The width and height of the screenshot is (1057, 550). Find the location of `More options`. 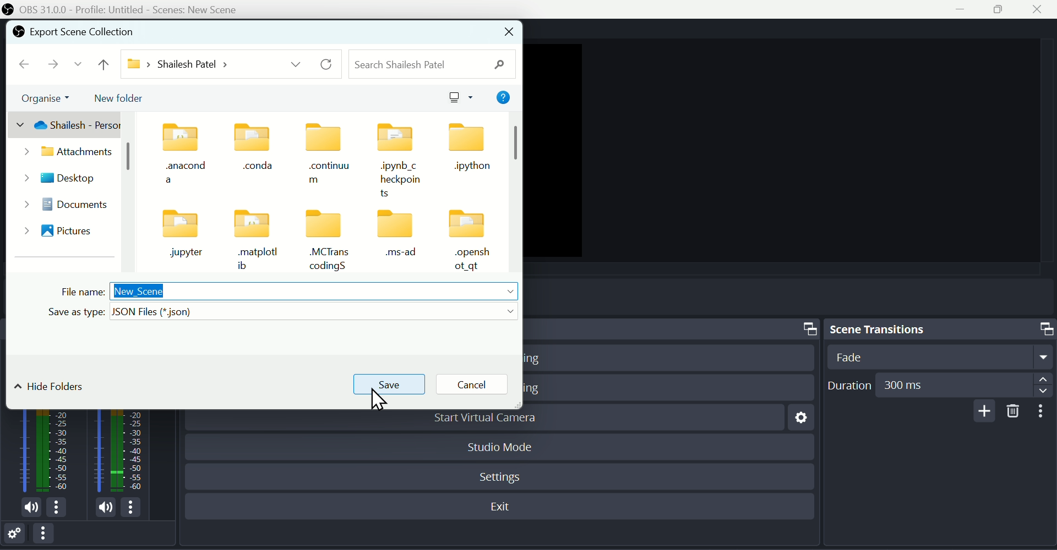

More options is located at coordinates (1043, 411).